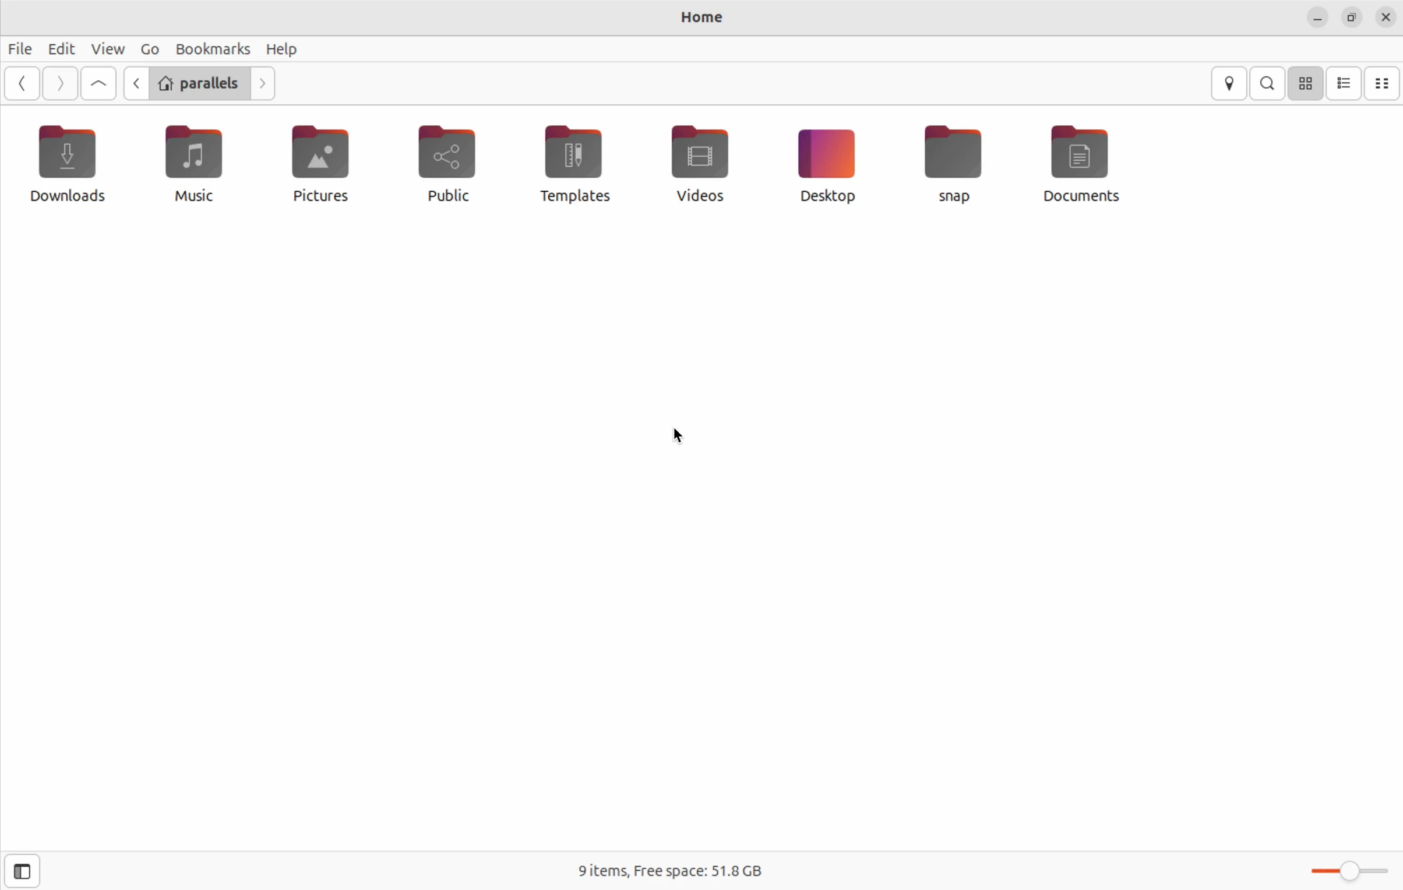  Describe the element at coordinates (1388, 15) in the screenshot. I see `close` at that location.